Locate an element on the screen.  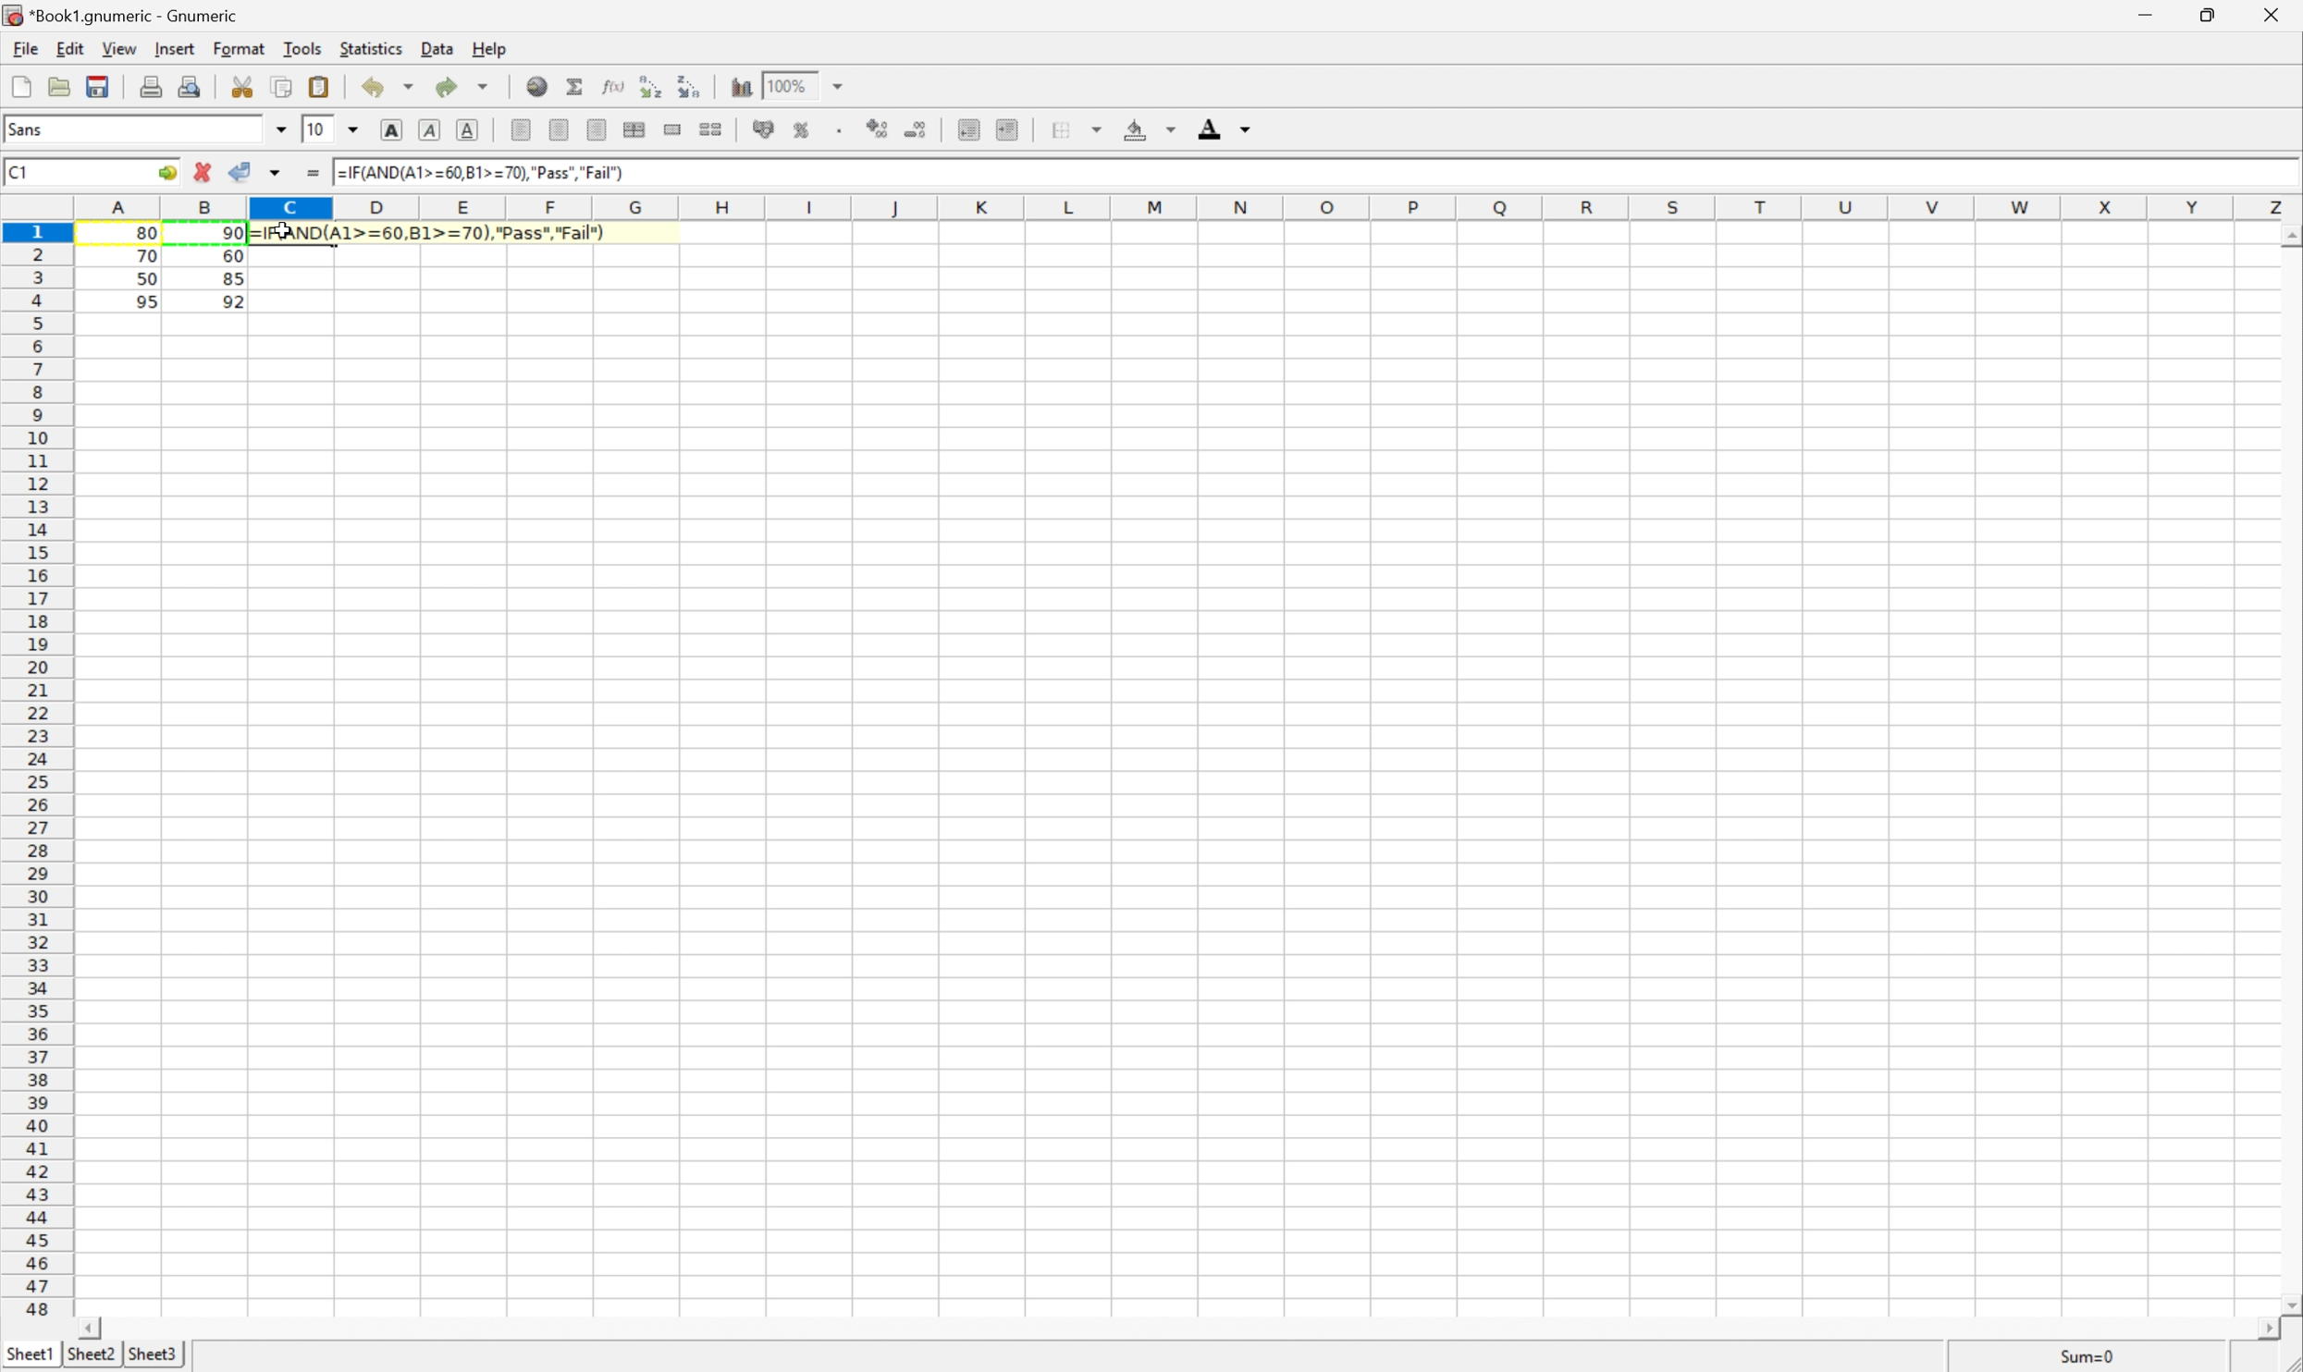
Paste the clipboard is located at coordinates (321, 88).